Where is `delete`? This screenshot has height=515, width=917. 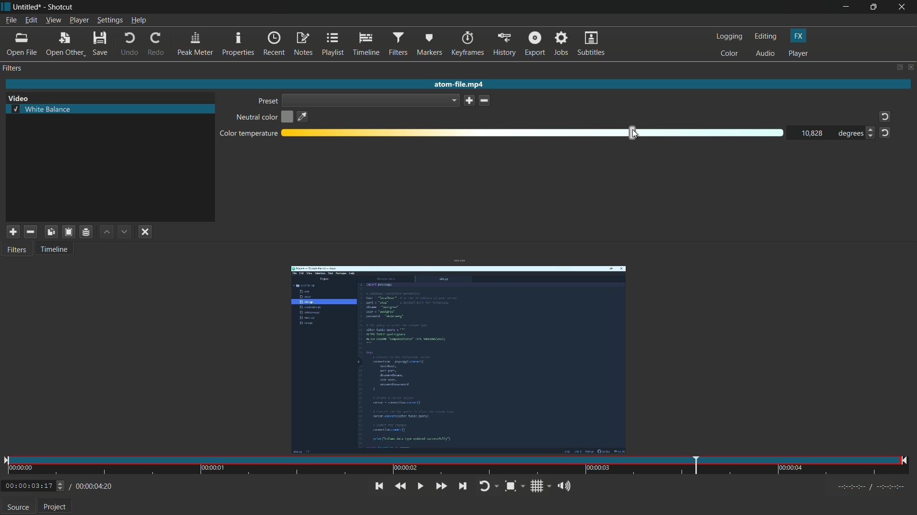 delete is located at coordinates (485, 101).